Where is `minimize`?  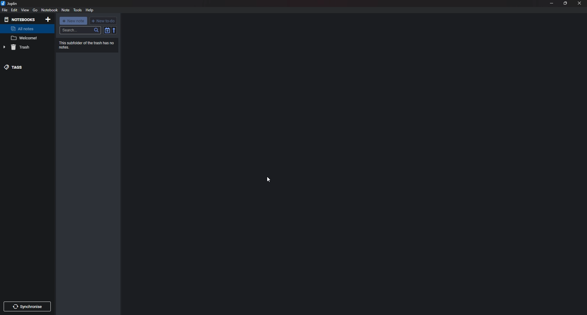
minimize is located at coordinates (552, 3).